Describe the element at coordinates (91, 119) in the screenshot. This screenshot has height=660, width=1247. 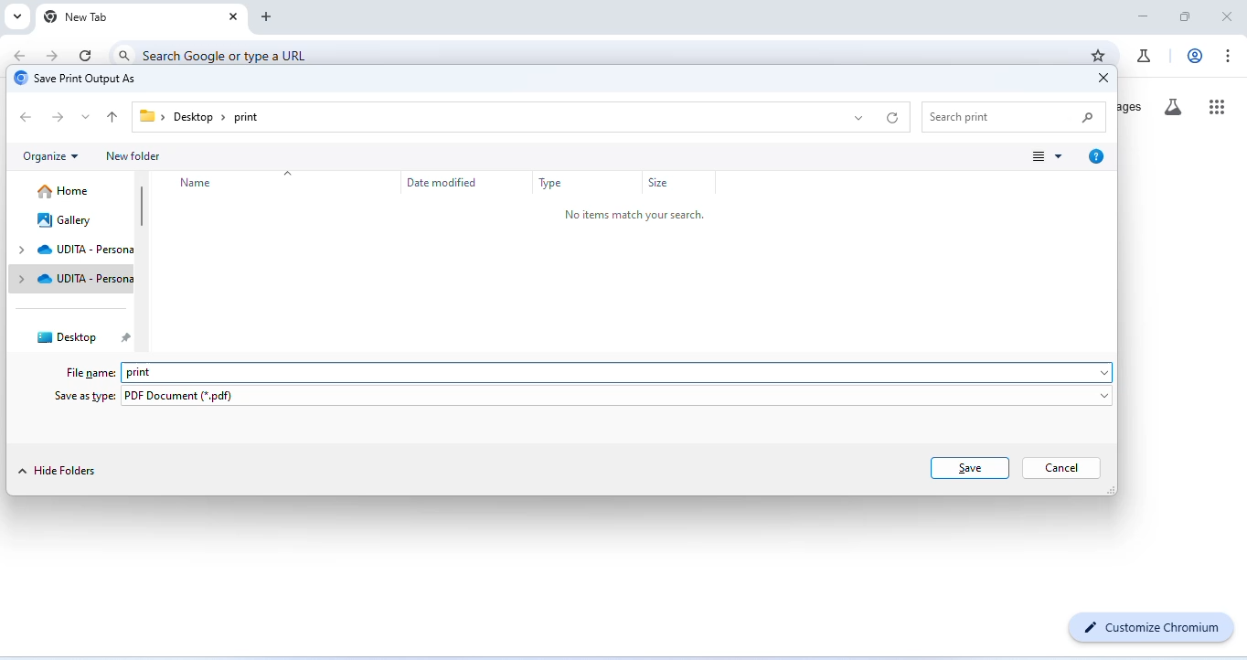
I see `drop down` at that location.